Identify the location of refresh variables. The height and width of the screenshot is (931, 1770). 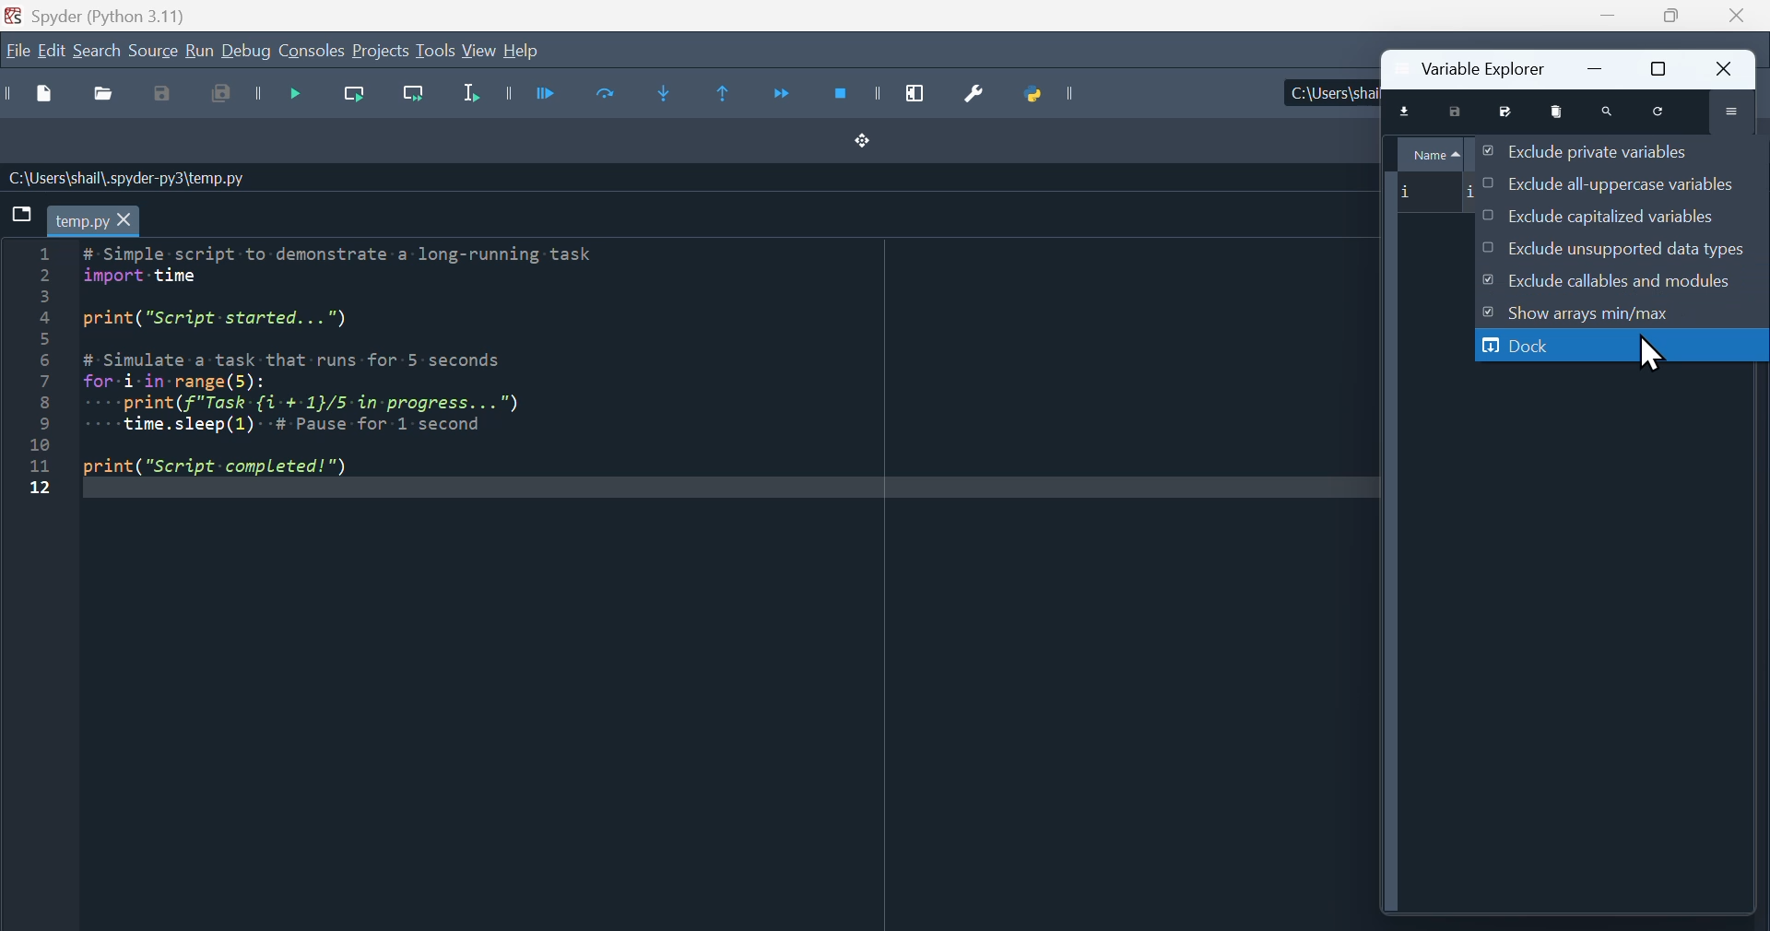
(1661, 111).